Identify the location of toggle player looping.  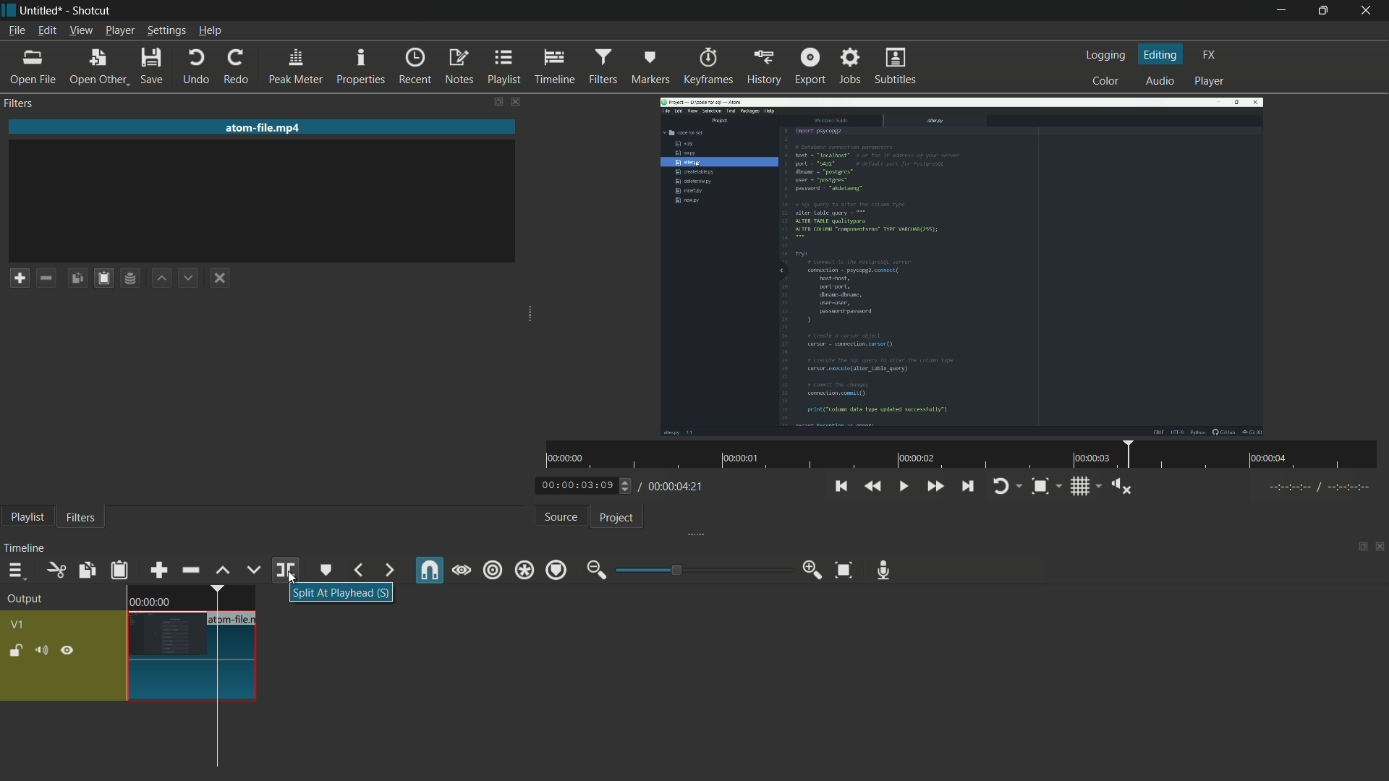
(1000, 487).